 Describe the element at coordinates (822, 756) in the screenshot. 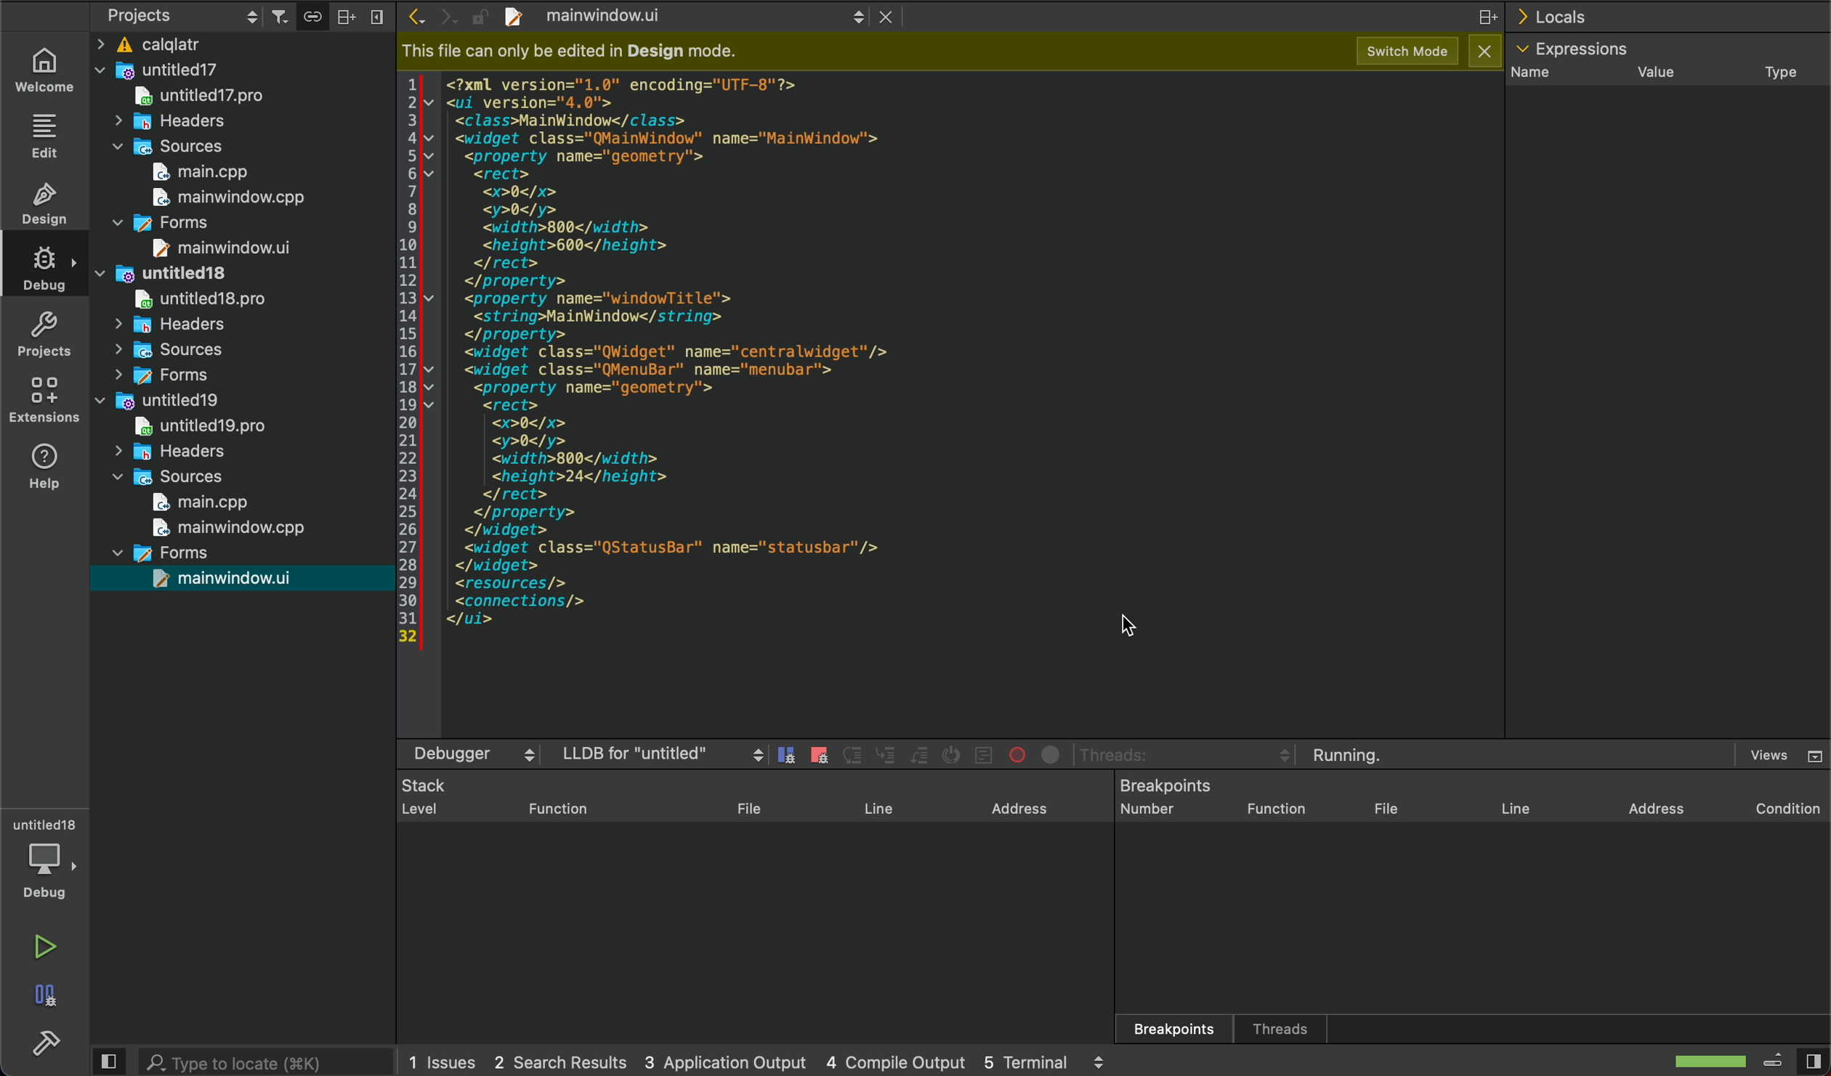

I see `terminal button` at that location.